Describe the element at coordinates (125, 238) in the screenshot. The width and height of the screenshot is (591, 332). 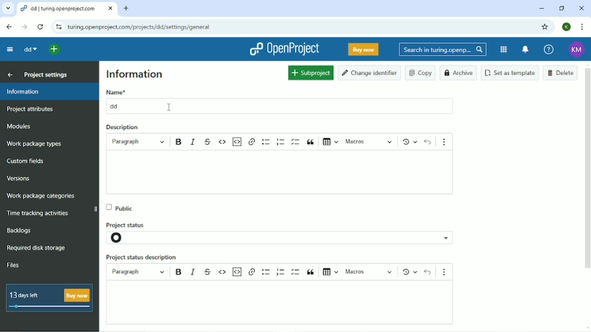
I see `project status icon- not set` at that location.